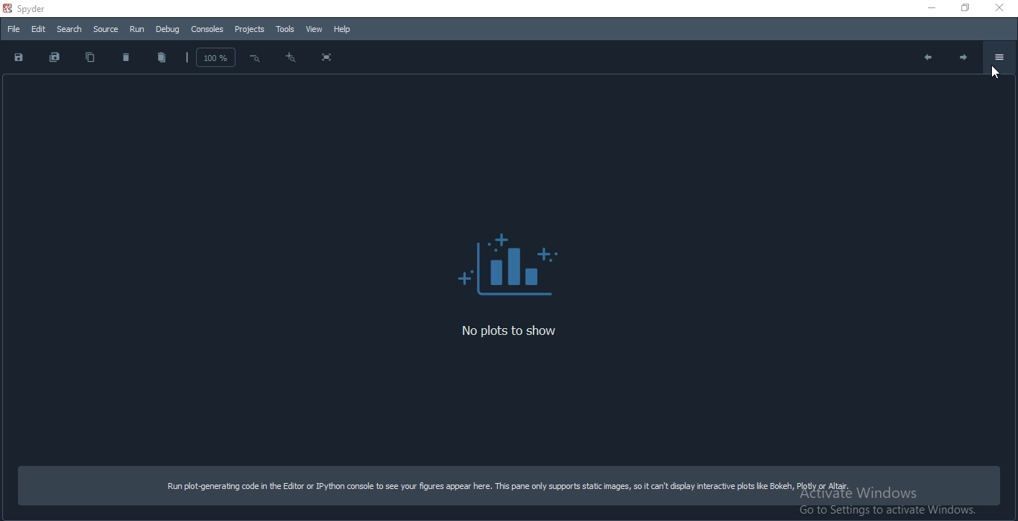 The image size is (1018, 521). Describe the element at coordinates (90, 57) in the screenshot. I see `Copy` at that location.